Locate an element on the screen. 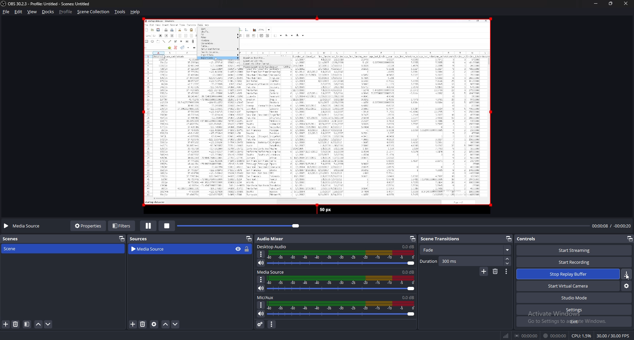  0.0db is located at coordinates (409, 272).